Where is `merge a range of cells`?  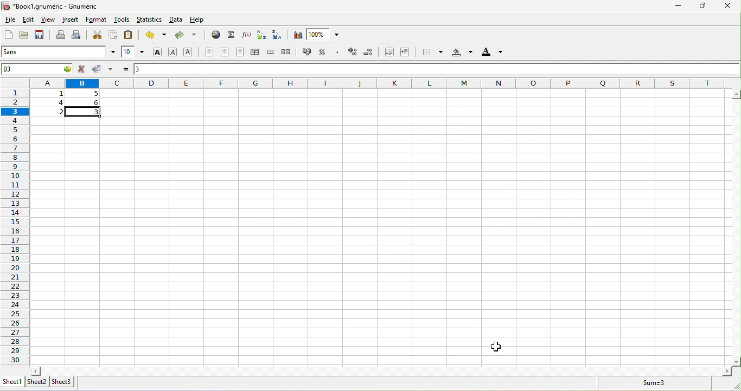 merge a range of cells is located at coordinates (272, 54).